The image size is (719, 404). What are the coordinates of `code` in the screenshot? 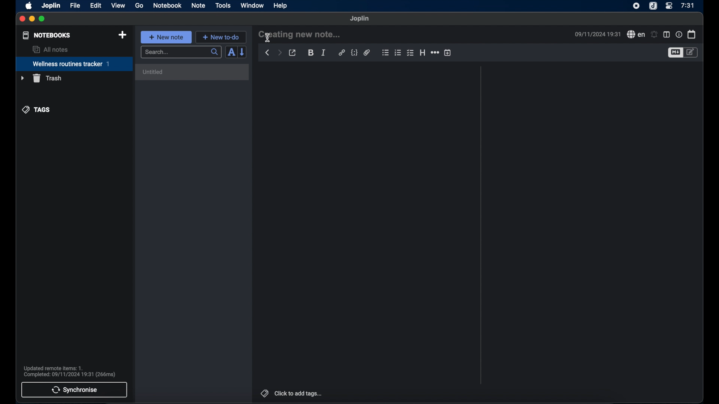 It's located at (354, 53).